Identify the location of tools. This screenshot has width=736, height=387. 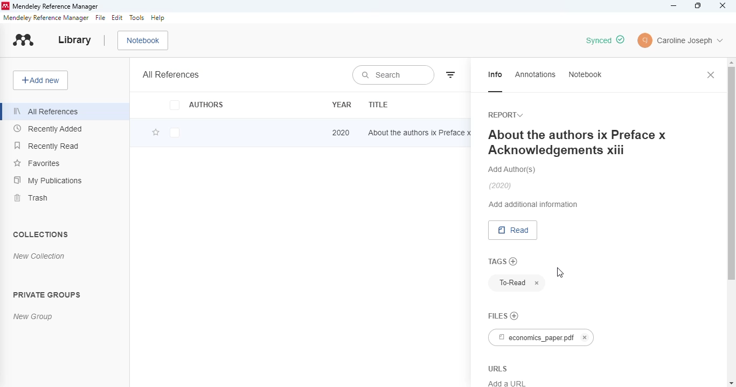
(137, 18).